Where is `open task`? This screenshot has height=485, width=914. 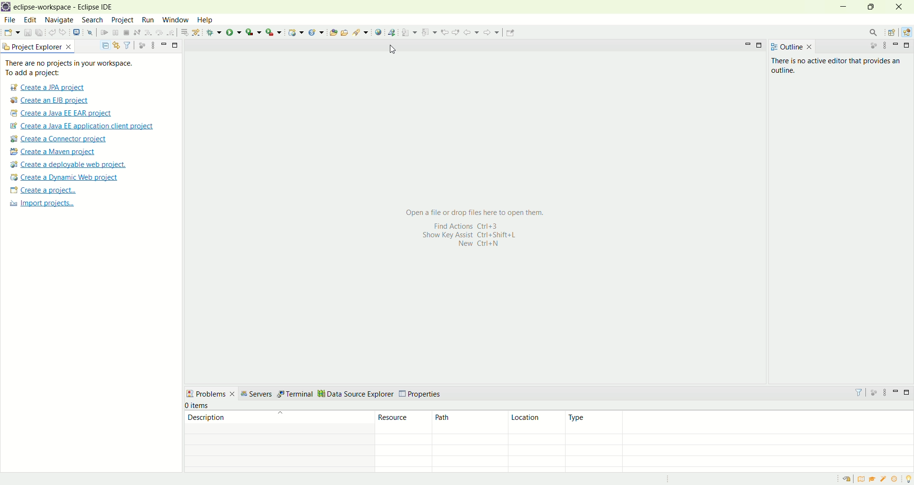
open task is located at coordinates (344, 31).